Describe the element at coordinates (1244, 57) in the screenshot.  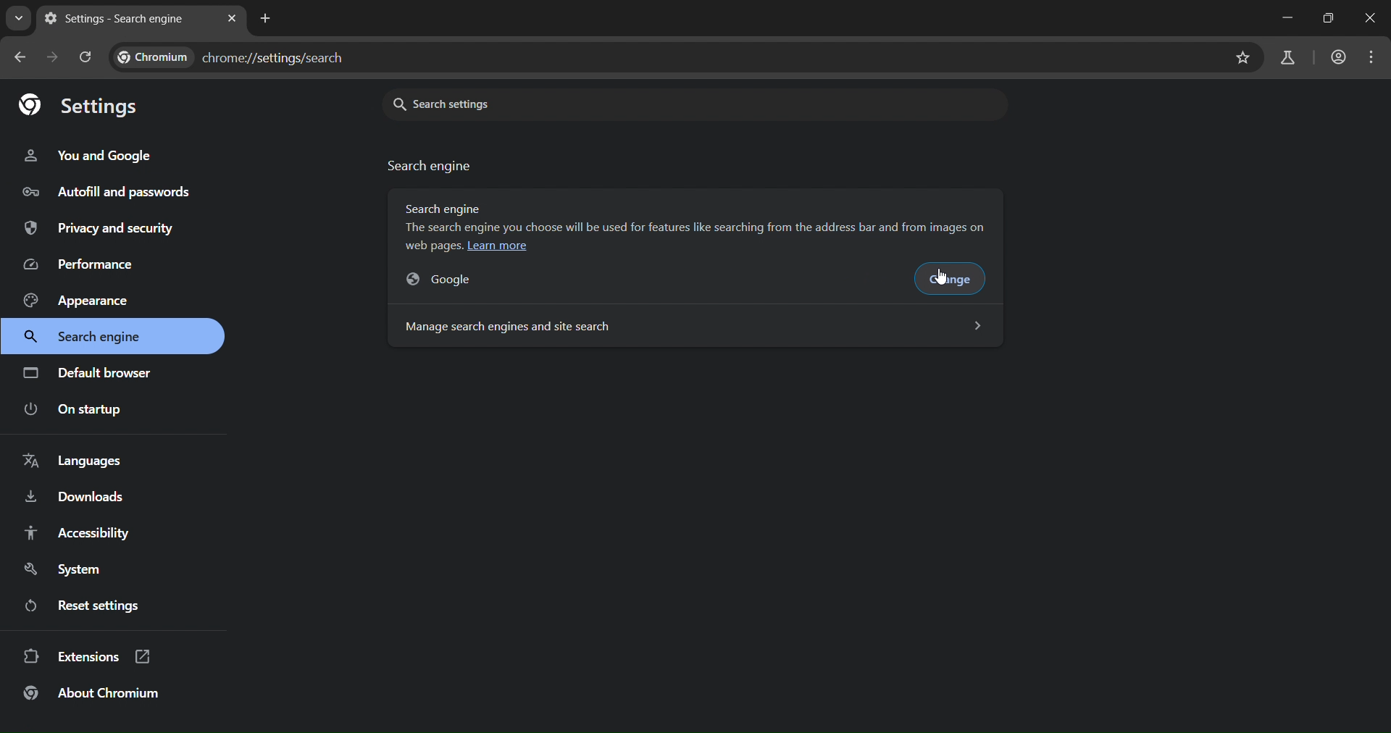
I see `bookmark page` at that location.